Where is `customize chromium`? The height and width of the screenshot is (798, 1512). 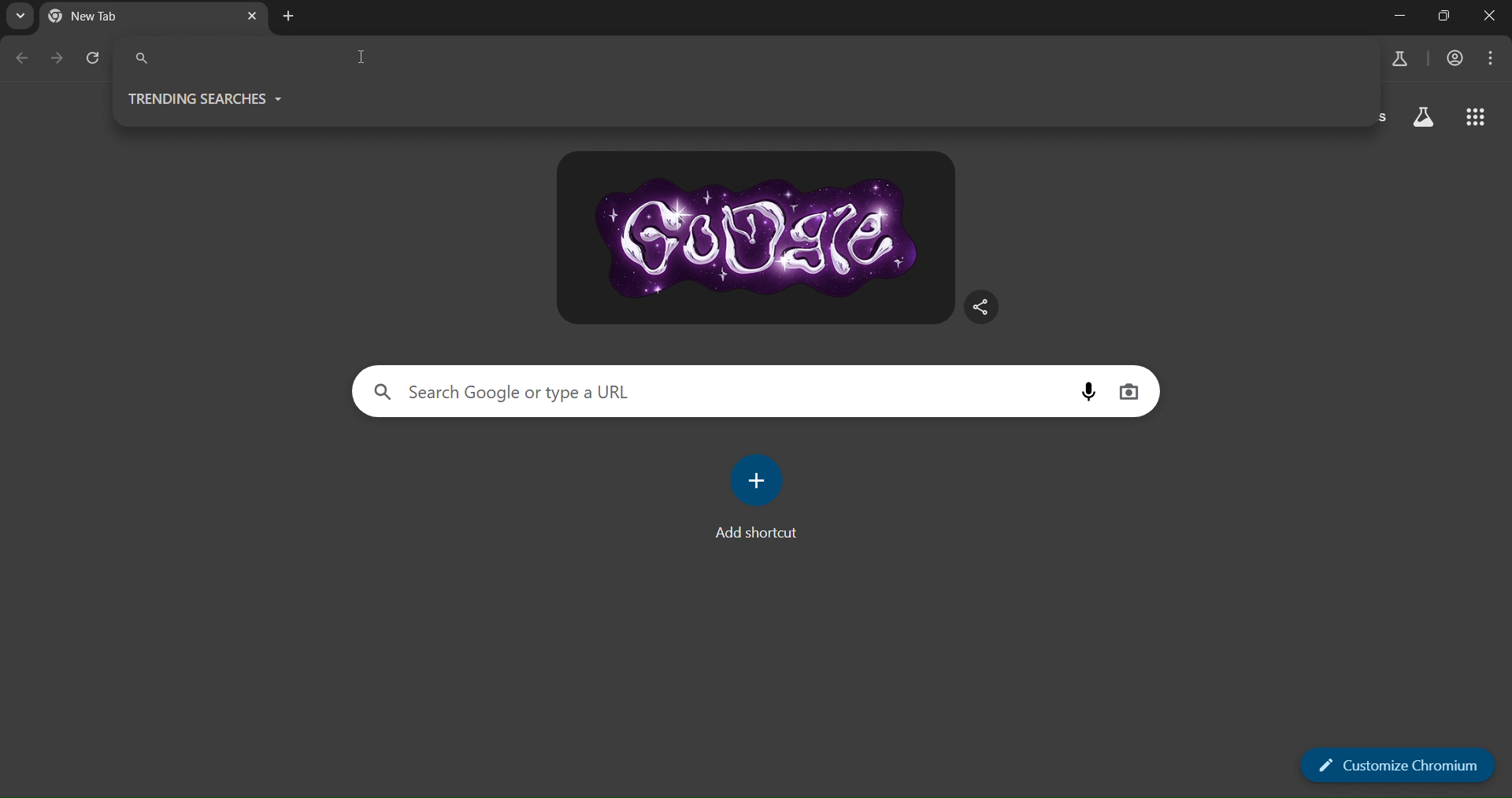
customize chromium is located at coordinates (1397, 764).